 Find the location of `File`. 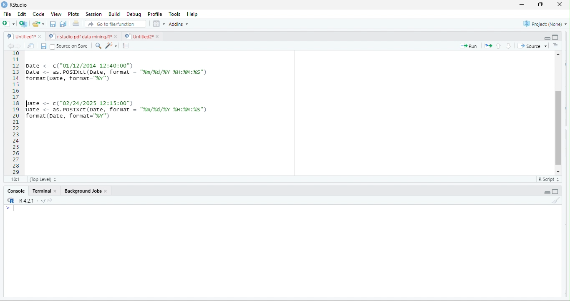

File is located at coordinates (7, 15).